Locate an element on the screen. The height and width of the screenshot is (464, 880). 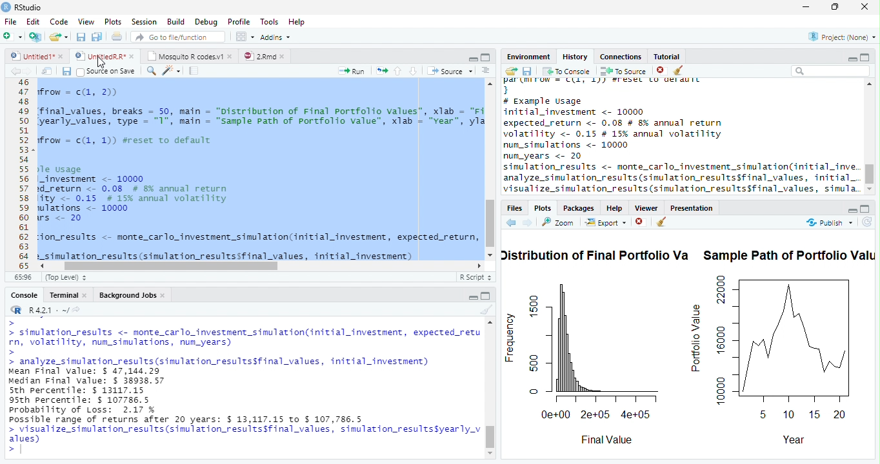
Debug is located at coordinates (205, 22).